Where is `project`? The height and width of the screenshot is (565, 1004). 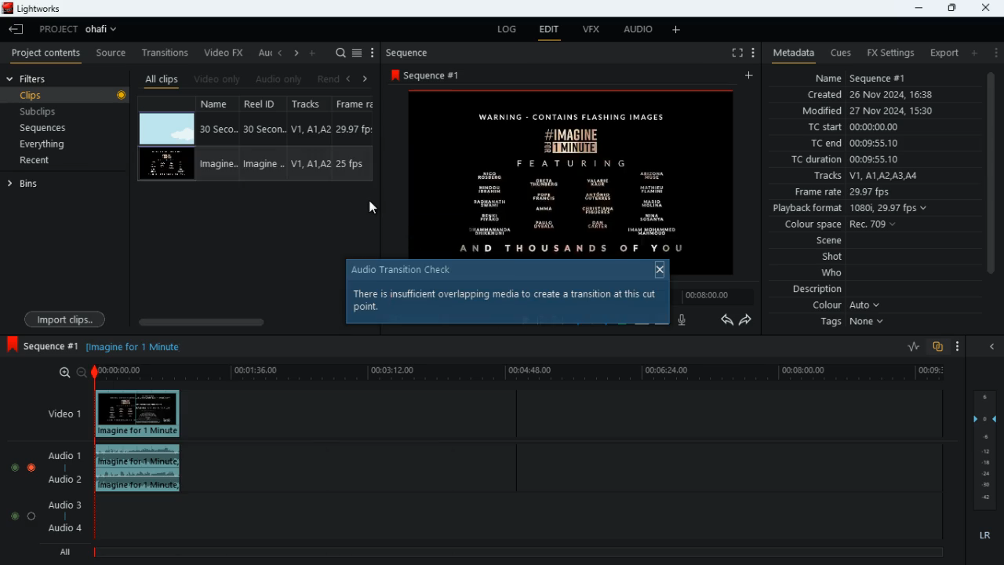 project is located at coordinates (82, 29).